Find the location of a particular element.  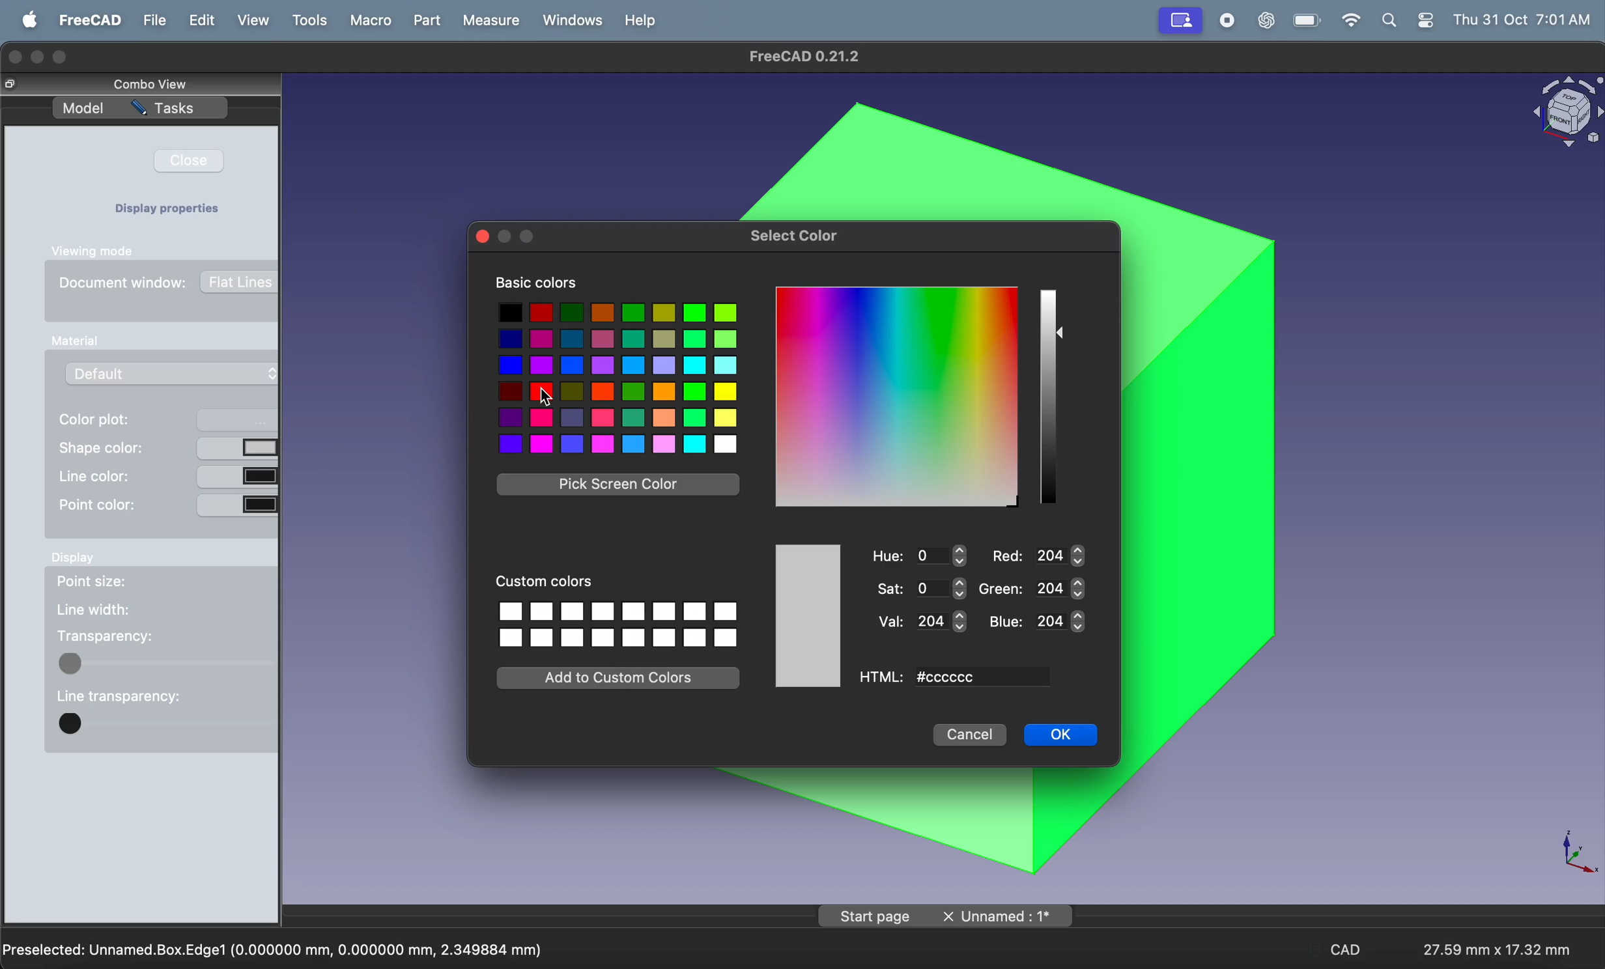

cursor is located at coordinates (543, 393).